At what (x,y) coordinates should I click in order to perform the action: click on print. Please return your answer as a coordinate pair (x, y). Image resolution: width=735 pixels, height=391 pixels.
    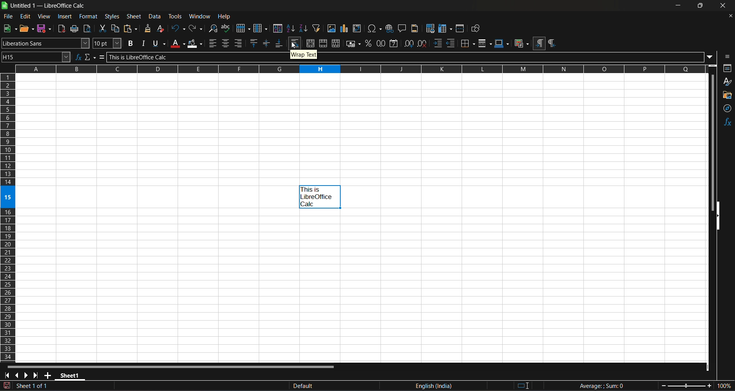
    Looking at the image, I should click on (74, 29).